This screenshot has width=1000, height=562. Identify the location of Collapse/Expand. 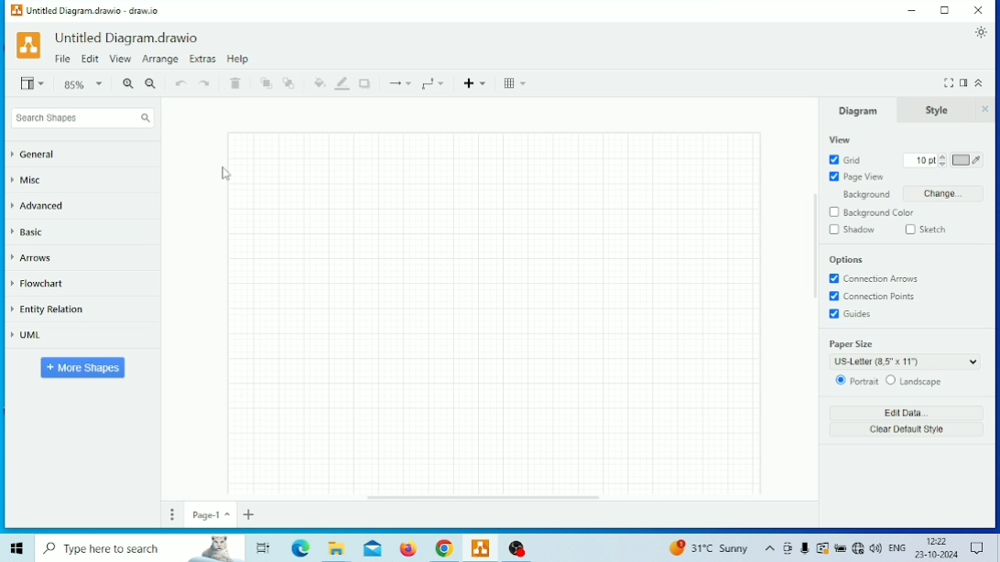
(979, 82).